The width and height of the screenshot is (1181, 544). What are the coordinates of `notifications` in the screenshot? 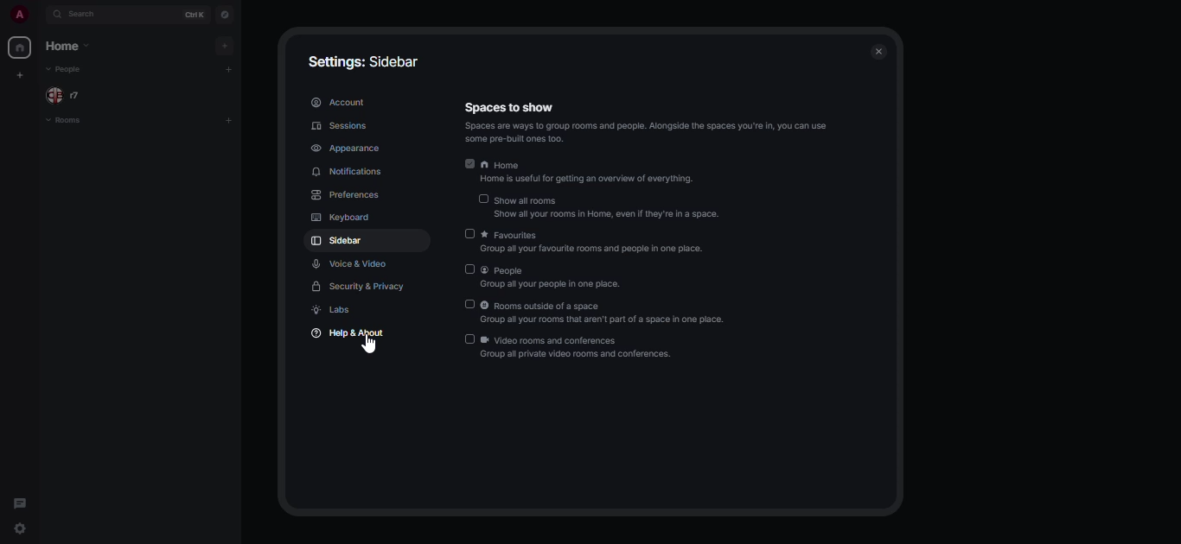 It's located at (349, 172).